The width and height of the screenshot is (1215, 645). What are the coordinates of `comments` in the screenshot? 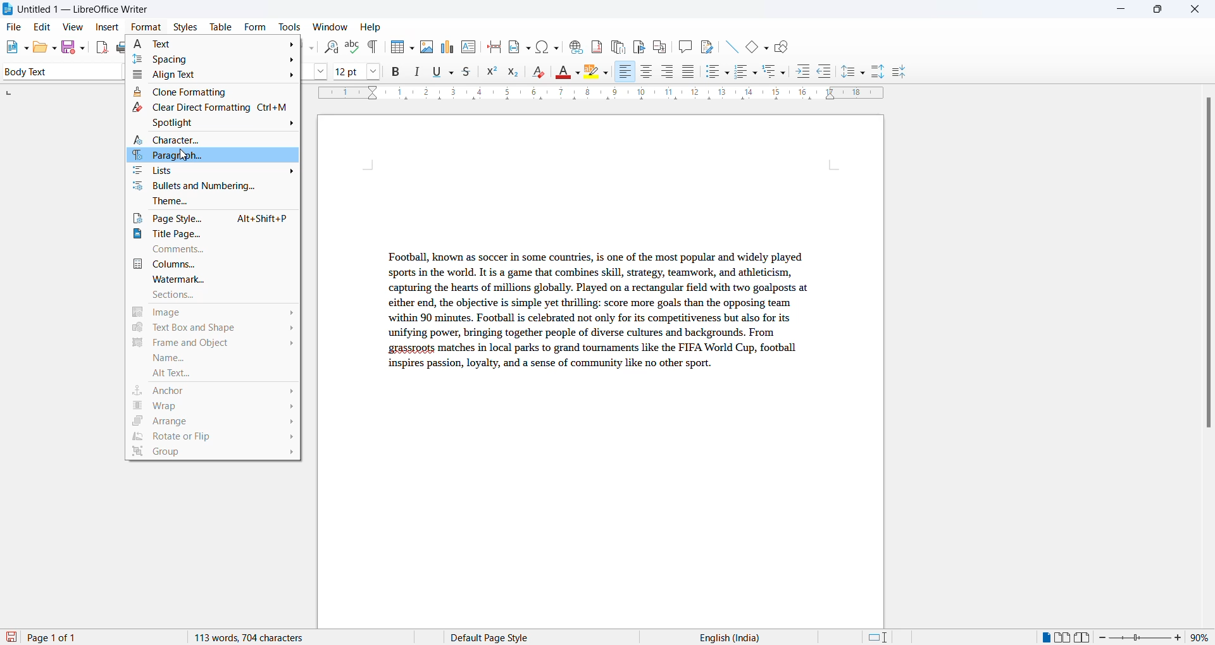 It's located at (215, 249).